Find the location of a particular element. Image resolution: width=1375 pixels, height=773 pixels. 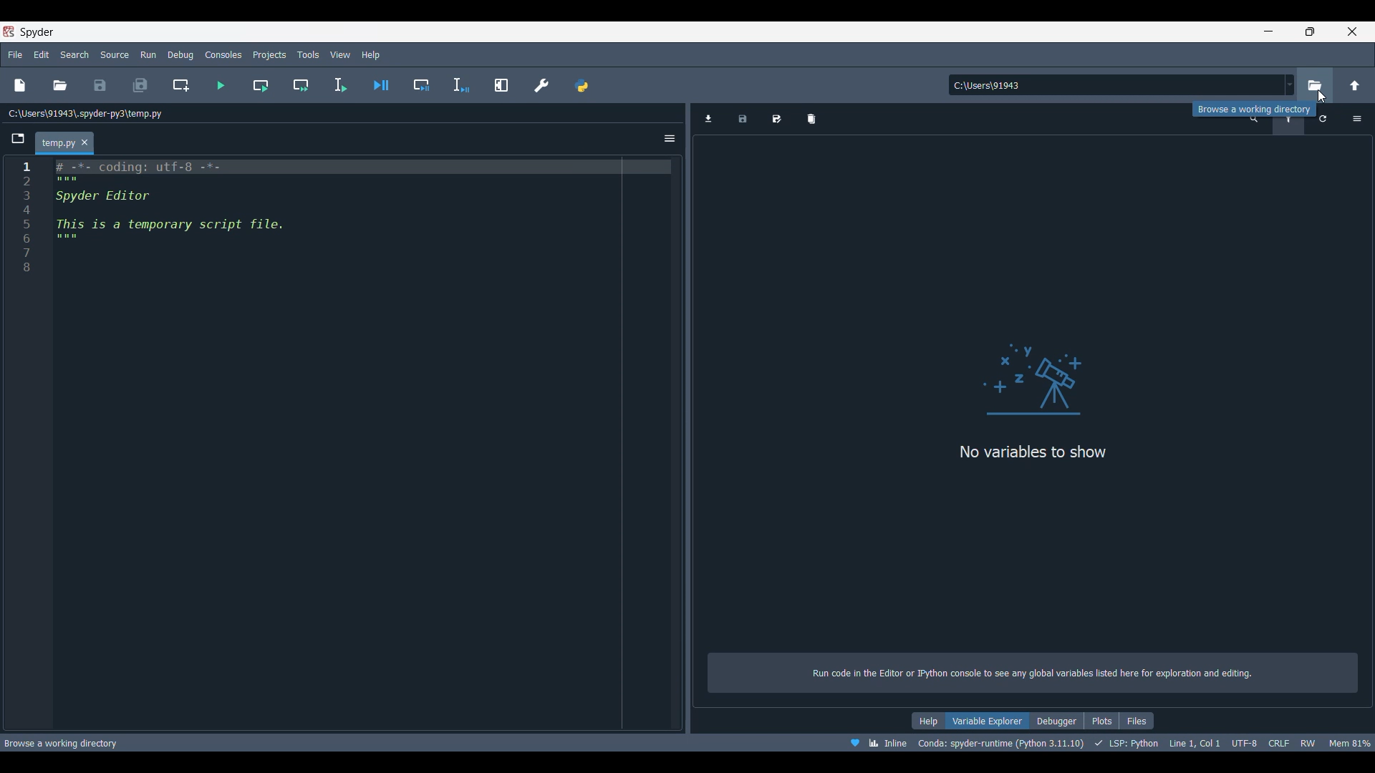

Open file is located at coordinates (61, 85).